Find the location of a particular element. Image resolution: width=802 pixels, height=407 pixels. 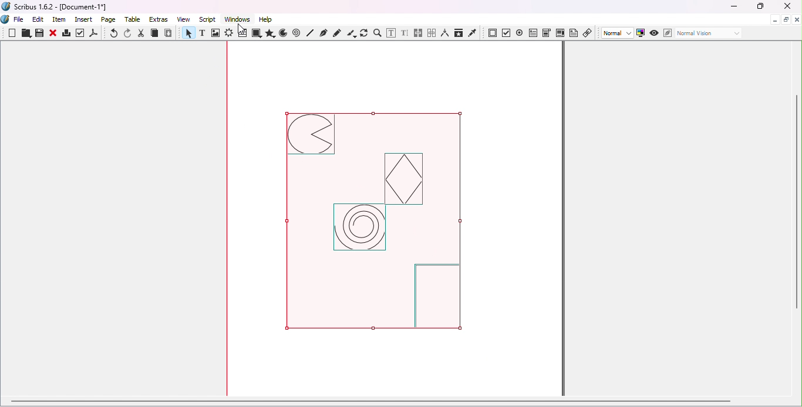

Undo is located at coordinates (114, 34).